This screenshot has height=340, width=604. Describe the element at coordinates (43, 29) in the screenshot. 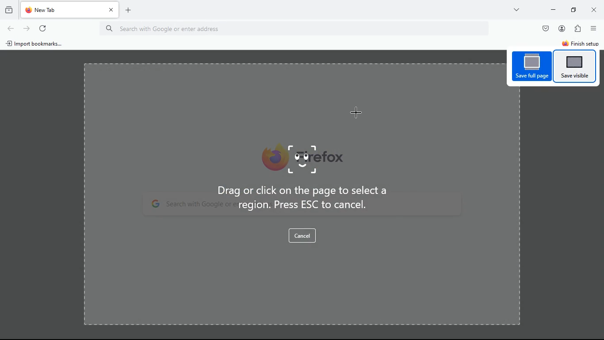

I see `refresh` at that location.